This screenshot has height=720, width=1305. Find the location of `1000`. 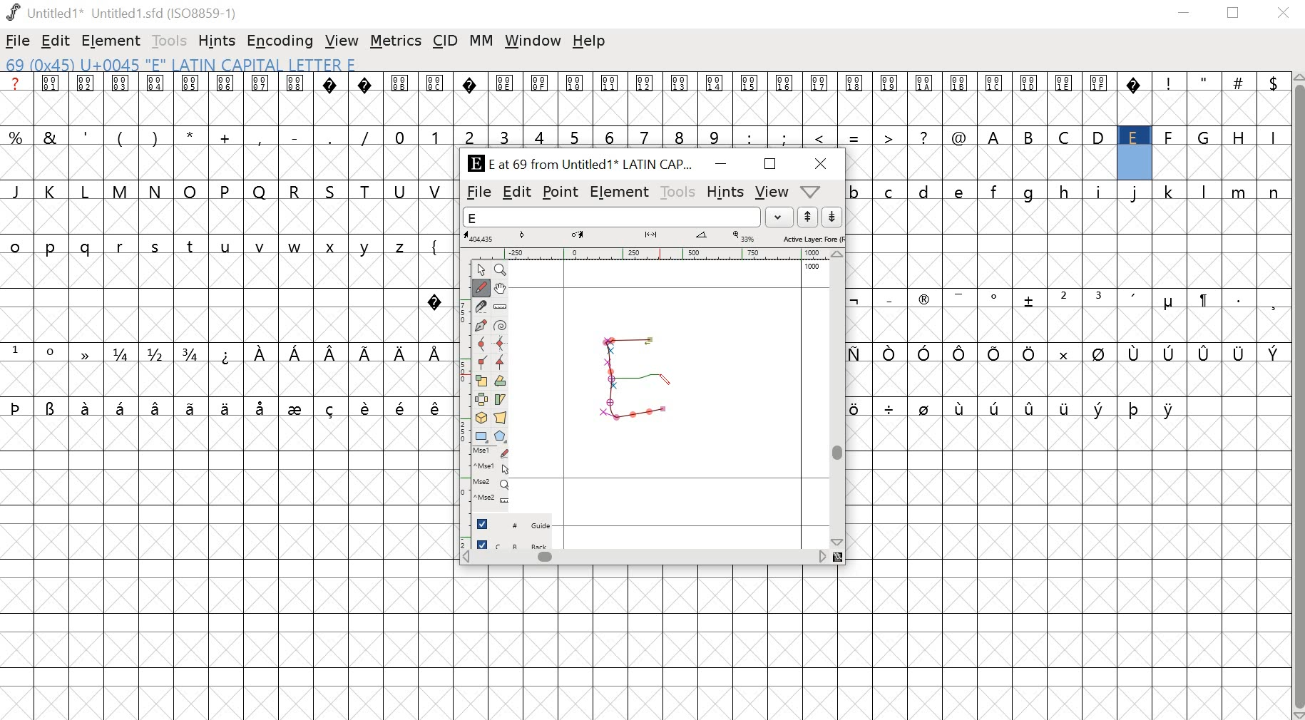

1000 is located at coordinates (813, 267).